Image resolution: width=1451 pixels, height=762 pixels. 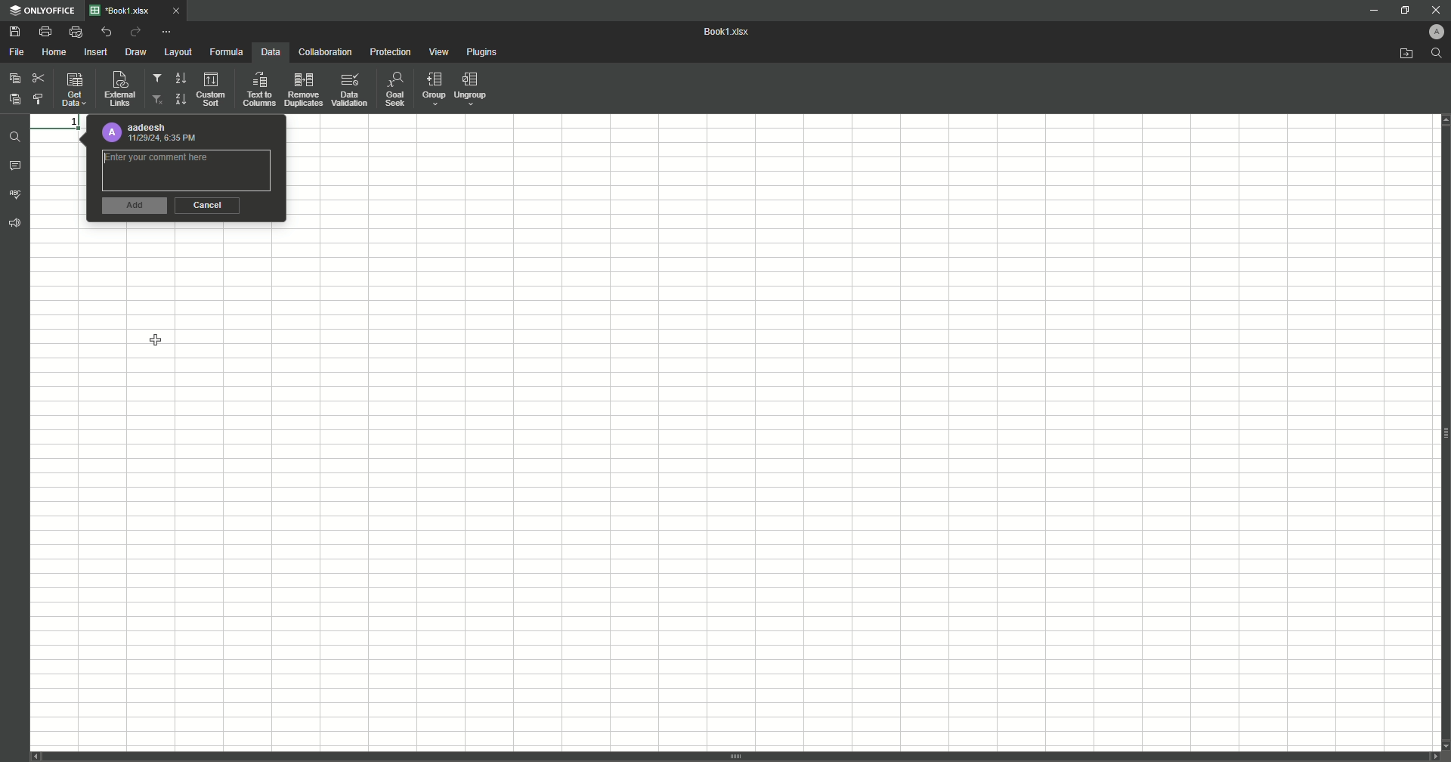 I want to click on , so click(x=475, y=89).